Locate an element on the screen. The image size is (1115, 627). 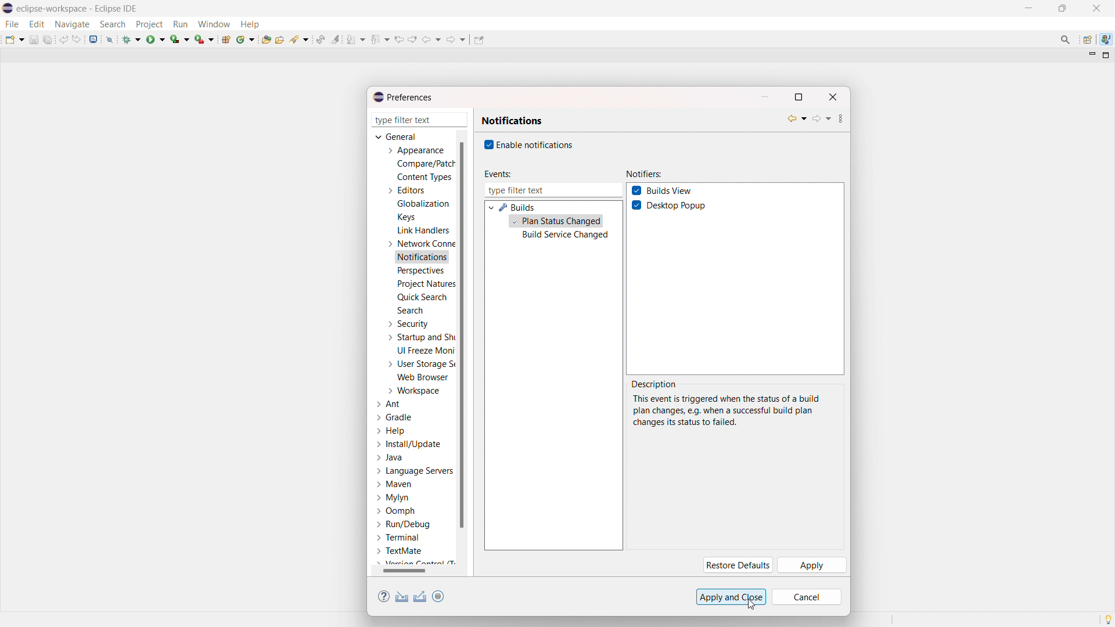
keys is located at coordinates (406, 217).